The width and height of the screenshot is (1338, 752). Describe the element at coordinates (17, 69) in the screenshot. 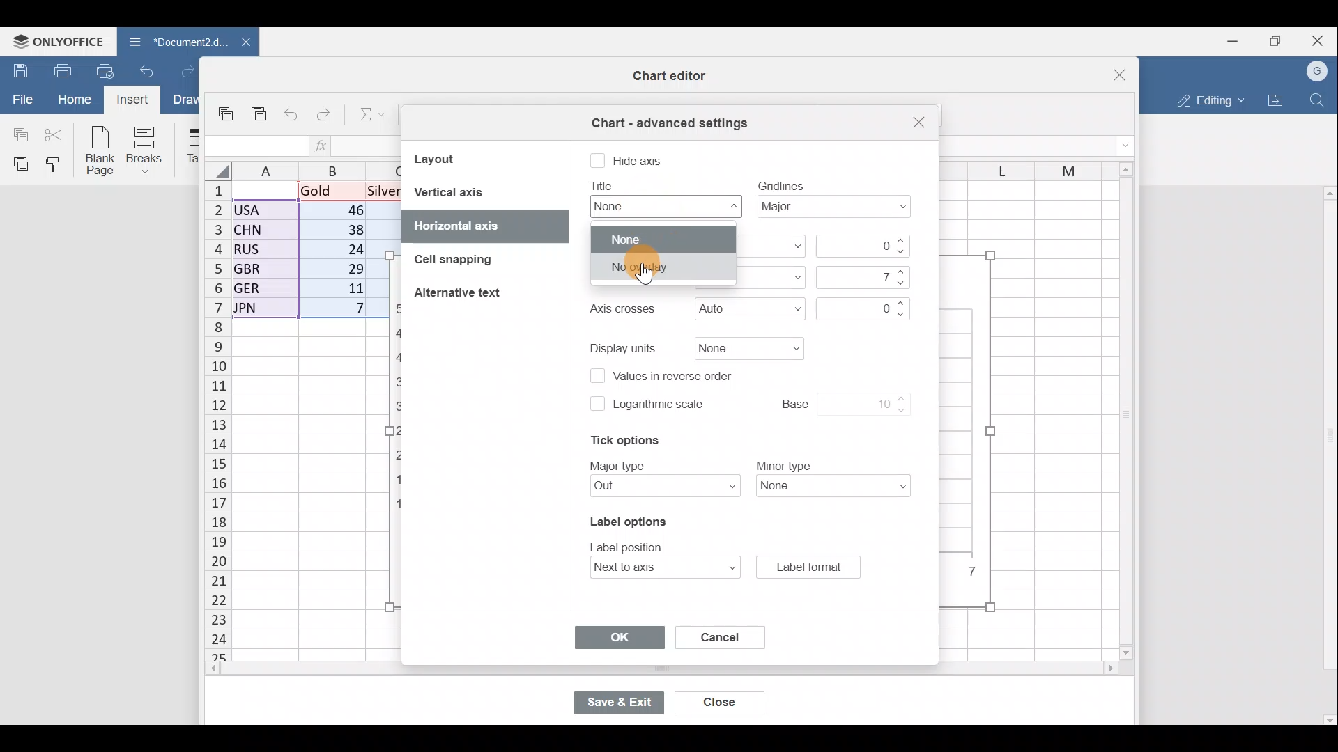

I see `Save` at that location.